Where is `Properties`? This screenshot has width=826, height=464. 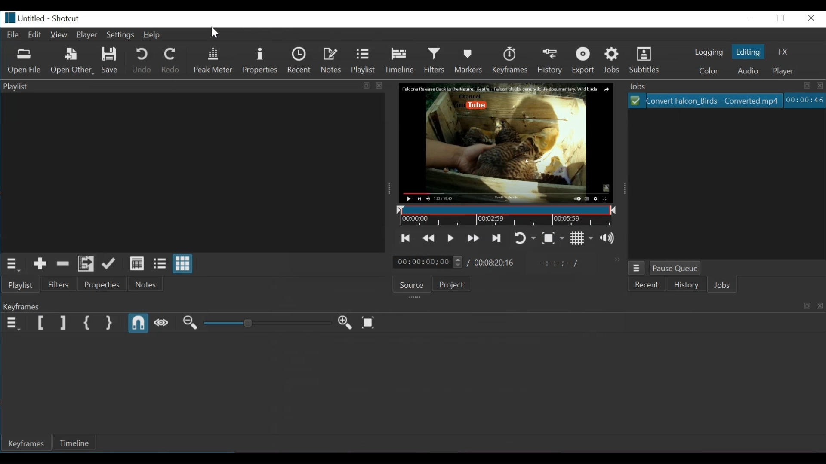
Properties is located at coordinates (102, 284).